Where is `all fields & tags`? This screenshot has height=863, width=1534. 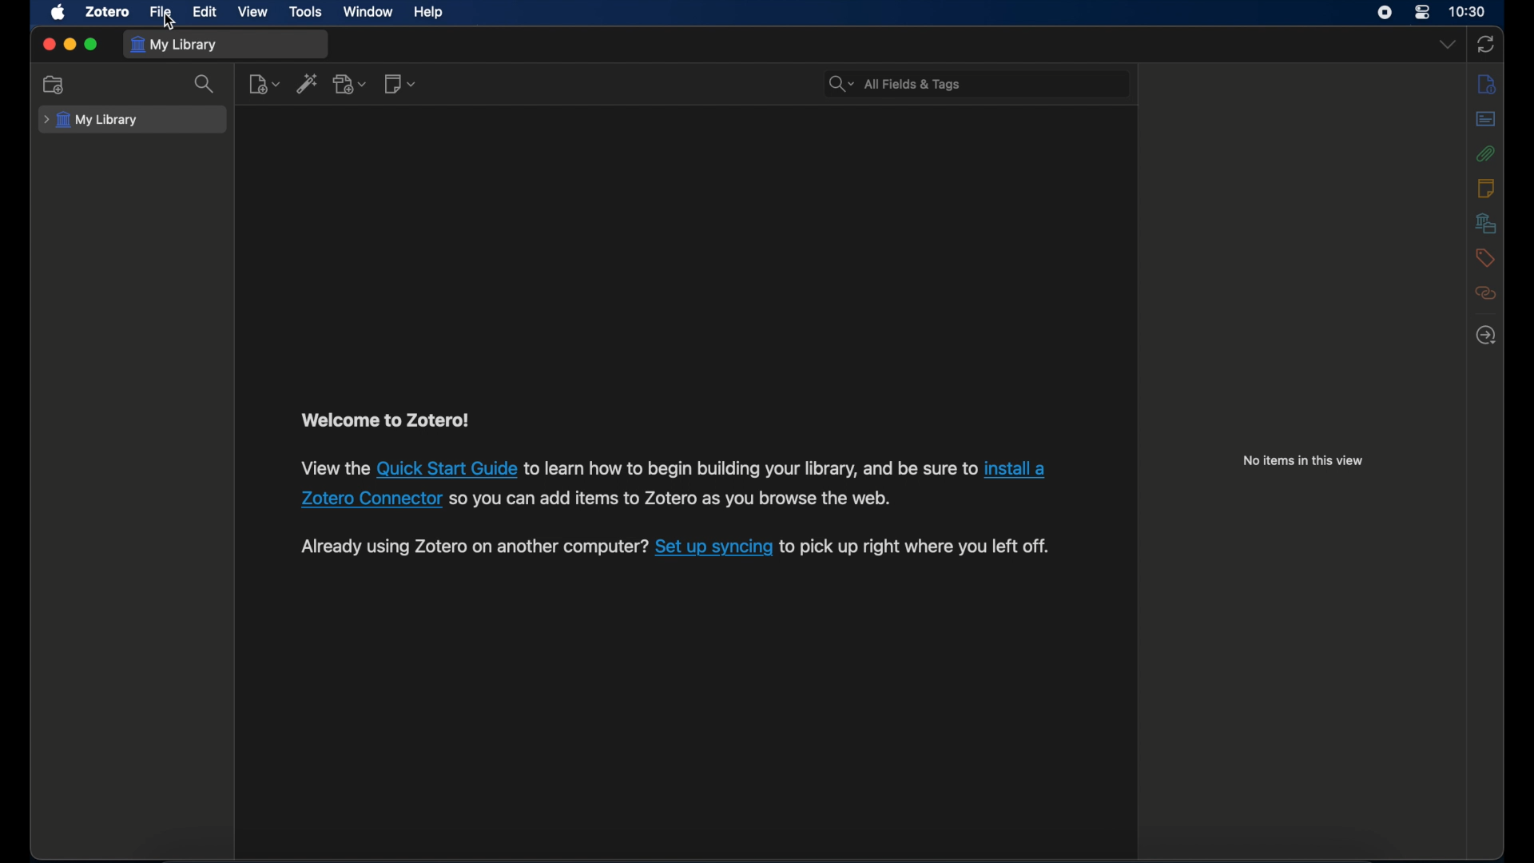 all fields & tags is located at coordinates (895, 83).